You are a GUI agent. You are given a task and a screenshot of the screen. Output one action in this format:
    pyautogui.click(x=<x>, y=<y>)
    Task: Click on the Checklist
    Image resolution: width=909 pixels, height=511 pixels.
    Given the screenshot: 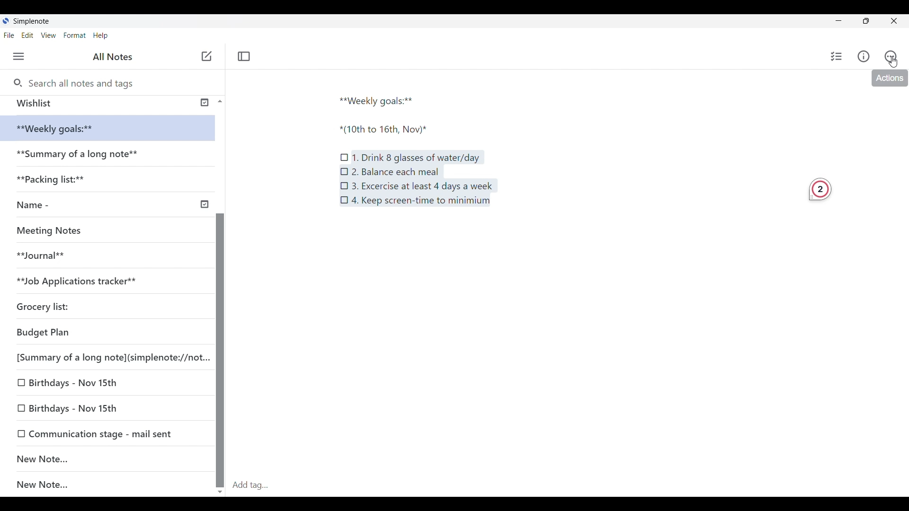 What is the action you would take?
    pyautogui.click(x=835, y=56)
    